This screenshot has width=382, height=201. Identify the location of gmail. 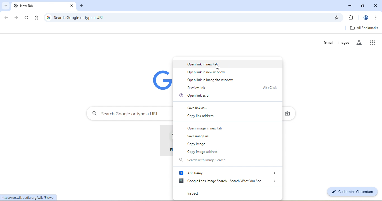
(329, 42).